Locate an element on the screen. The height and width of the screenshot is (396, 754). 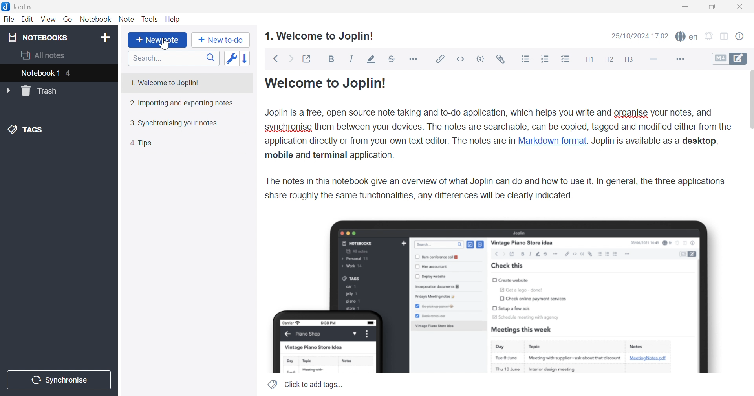
Spell checker is located at coordinates (688, 37).